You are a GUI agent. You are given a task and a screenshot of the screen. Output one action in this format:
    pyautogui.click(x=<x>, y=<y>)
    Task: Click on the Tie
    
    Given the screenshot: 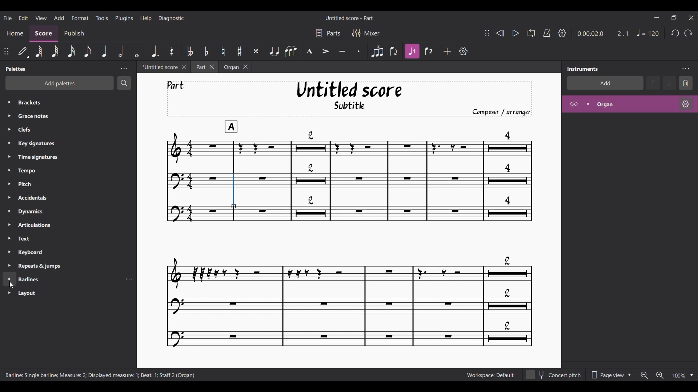 What is the action you would take?
    pyautogui.click(x=274, y=51)
    